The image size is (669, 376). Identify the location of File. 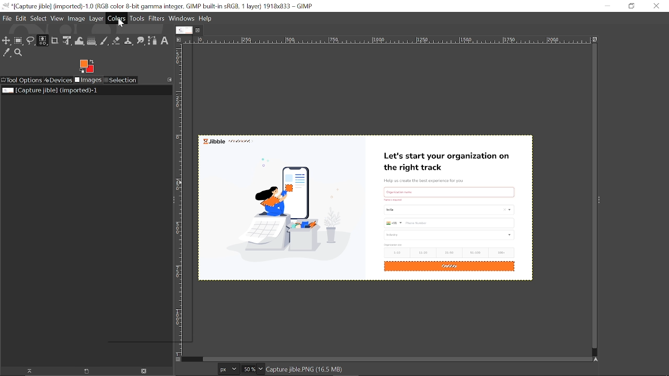
(7, 18).